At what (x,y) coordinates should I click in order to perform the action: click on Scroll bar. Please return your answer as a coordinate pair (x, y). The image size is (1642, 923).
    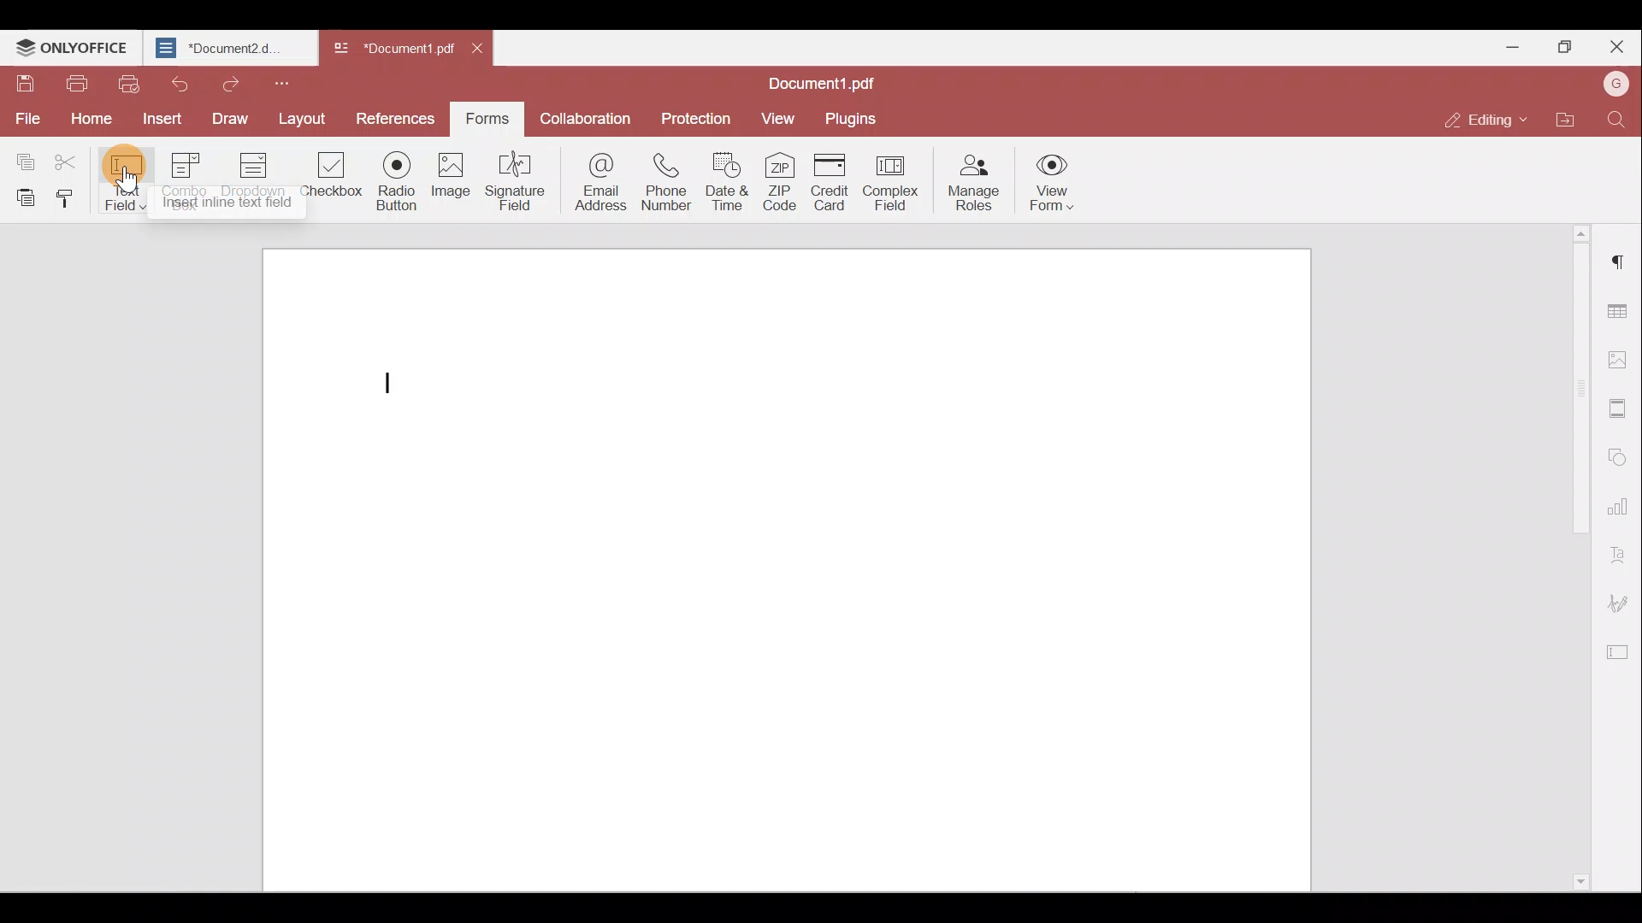
    Looking at the image, I should click on (1572, 558).